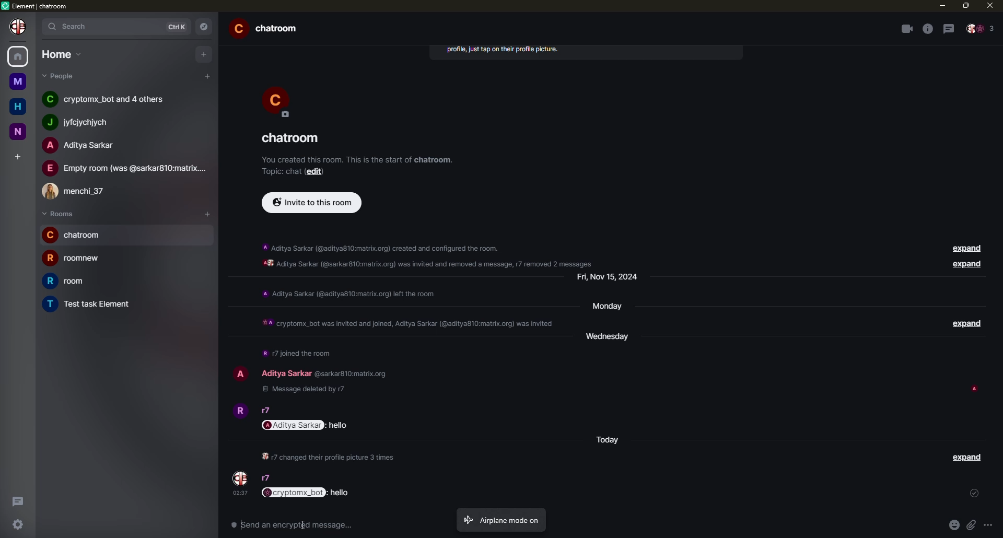 The height and width of the screenshot is (538, 1003). I want to click on topic, so click(282, 171).